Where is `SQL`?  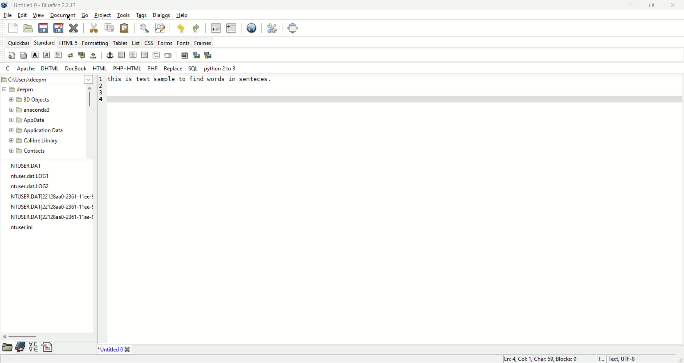 SQL is located at coordinates (193, 69).